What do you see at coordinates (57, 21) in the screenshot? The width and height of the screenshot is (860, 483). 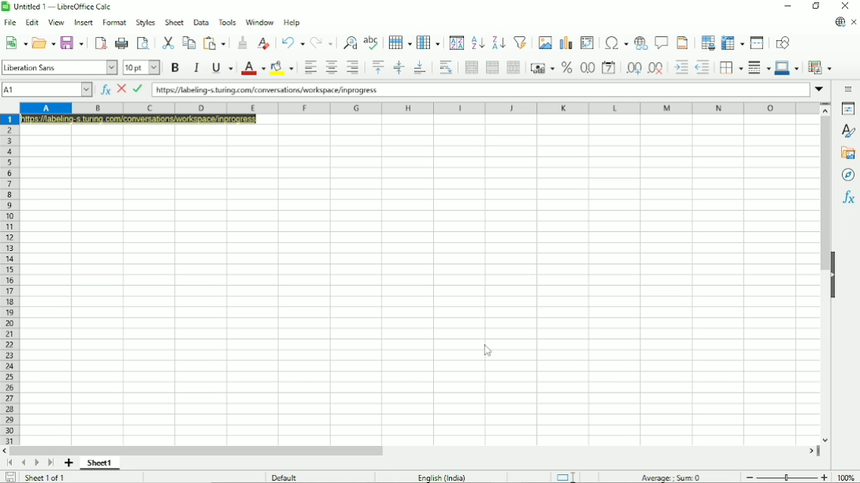 I see `view` at bounding box center [57, 21].